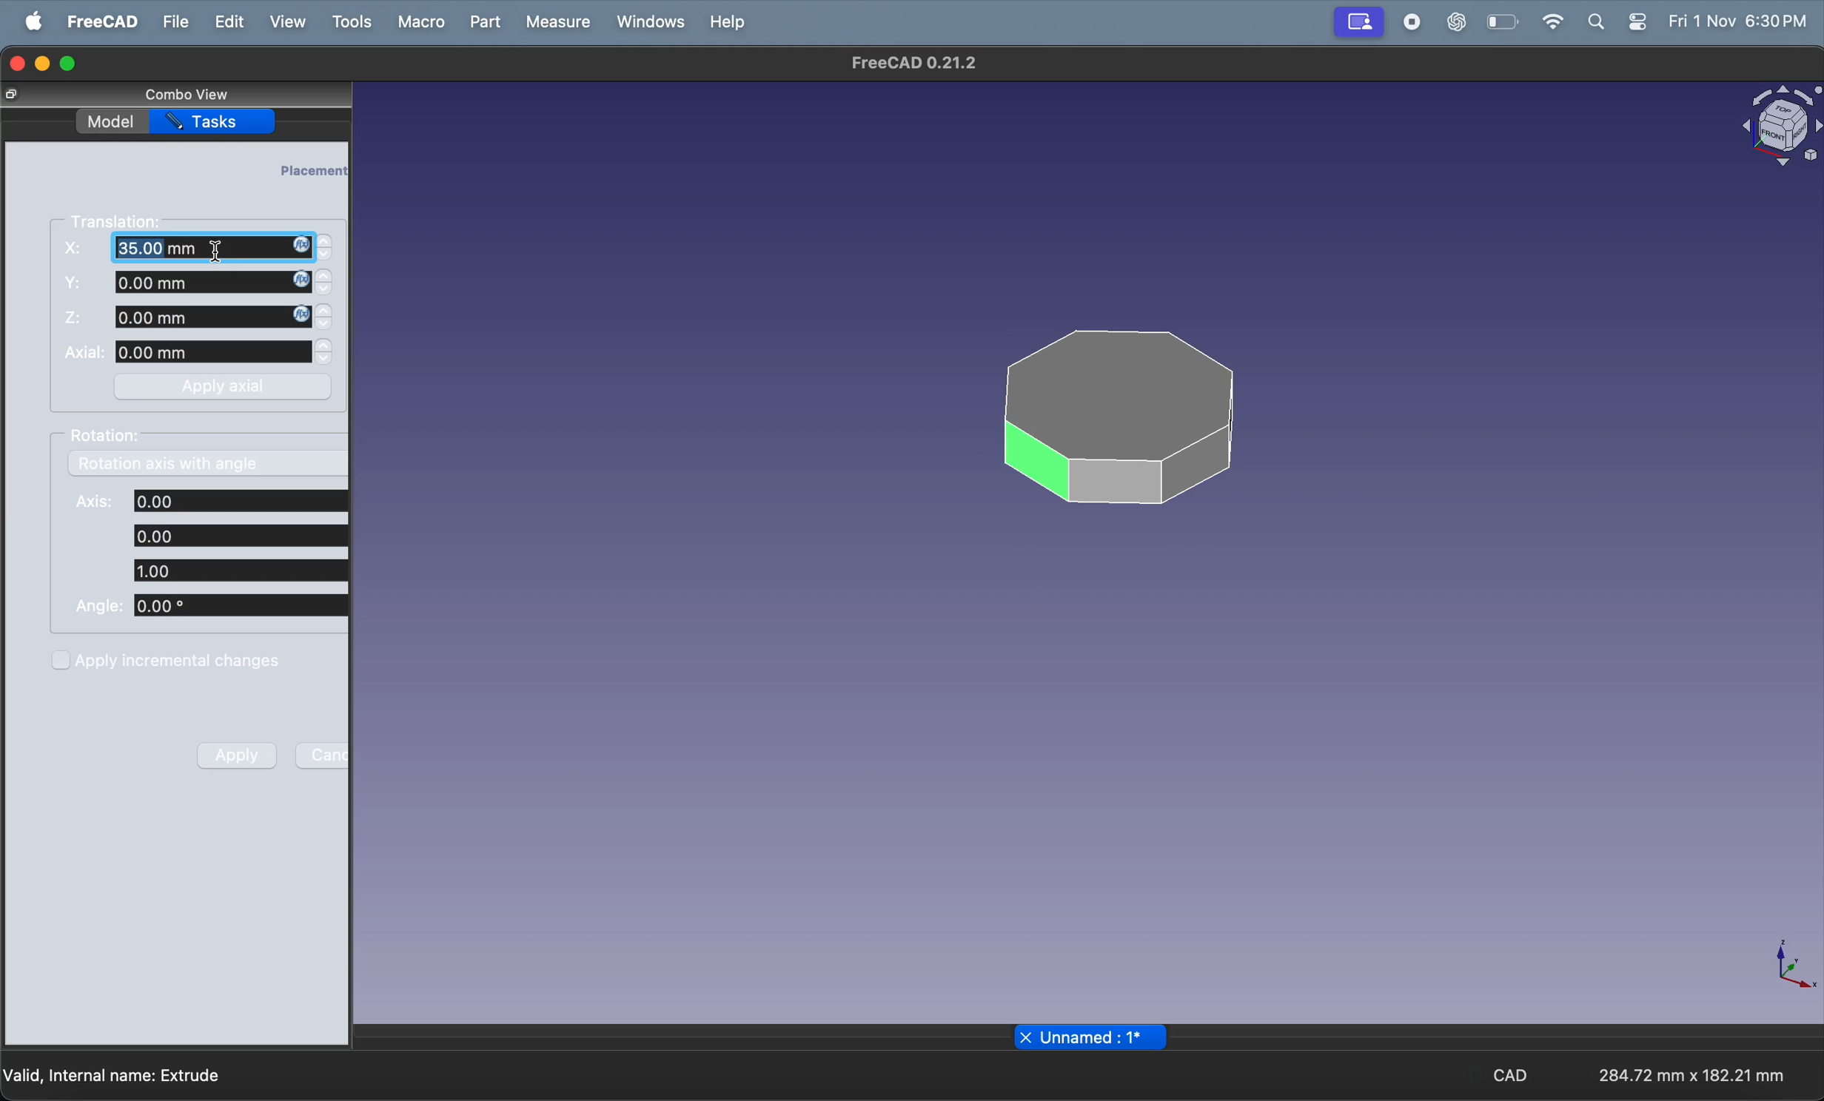 This screenshot has height=1101, width=1824. I want to click on minimize, so click(43, 64).